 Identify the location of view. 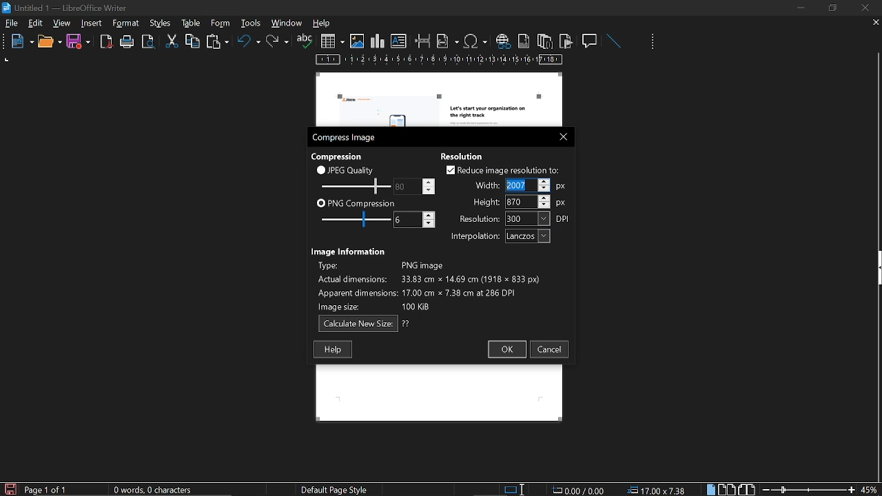
(63, 23).